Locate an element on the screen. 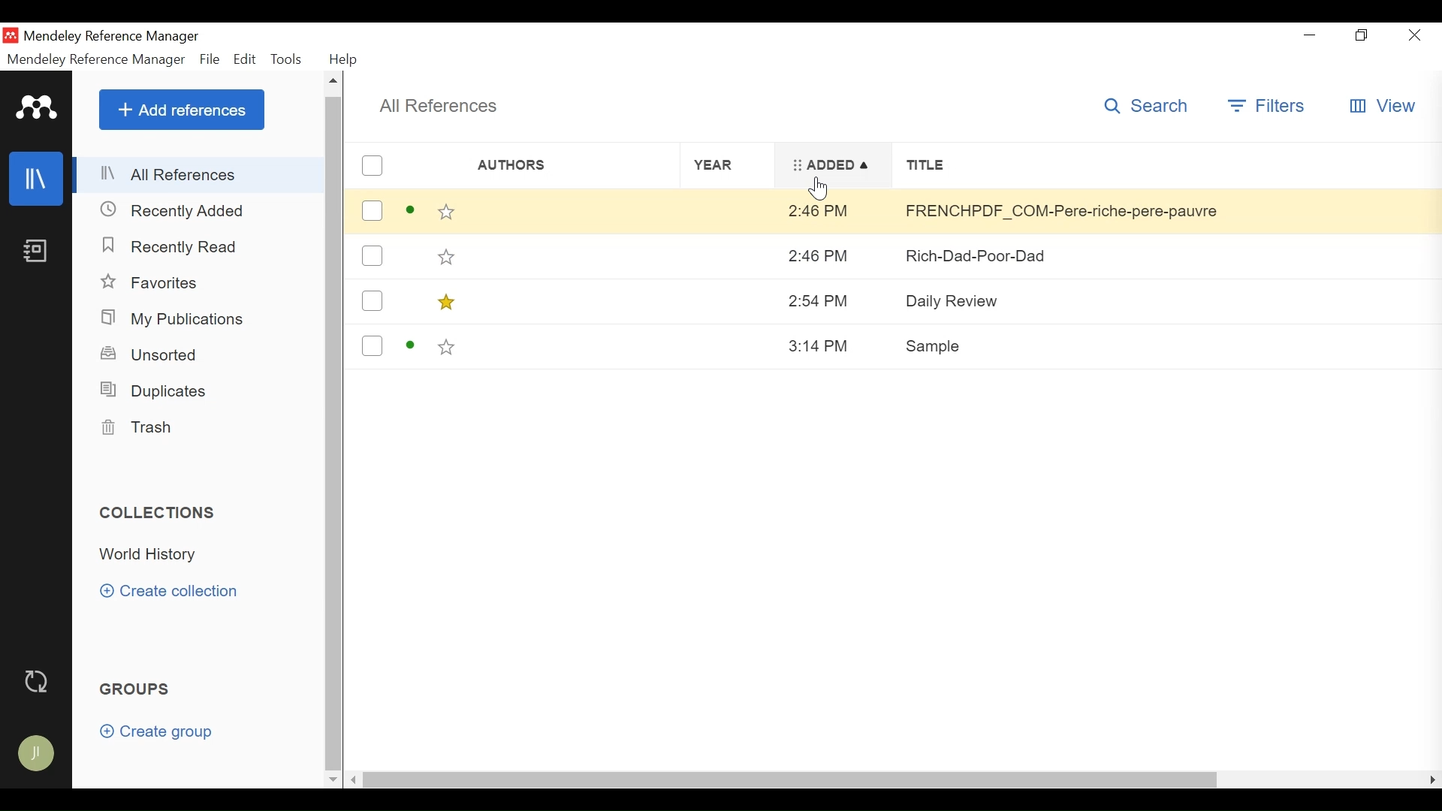 Image resolution: width=1442 pixels, height=811 pixels. Toggle Favorites is located at coordinates (447, 212).